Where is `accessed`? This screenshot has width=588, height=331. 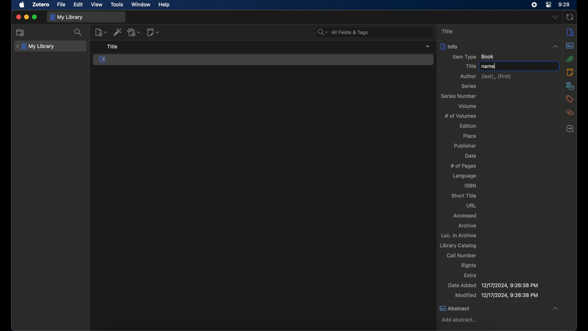
accessed is located at coordinates (465, 215).